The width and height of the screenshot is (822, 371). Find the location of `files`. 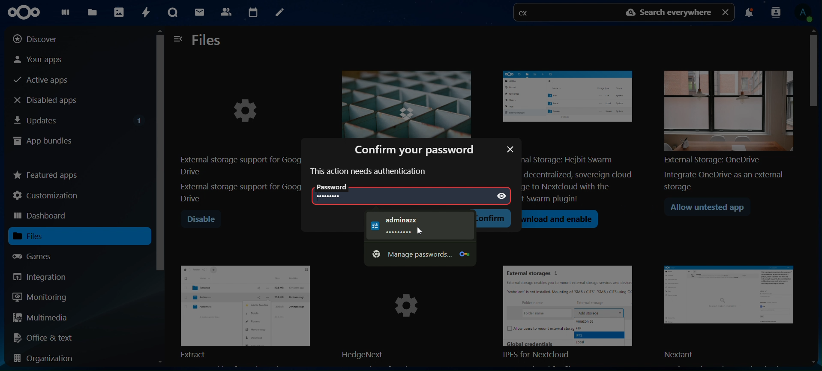

files is located at coordinates (94, 12).